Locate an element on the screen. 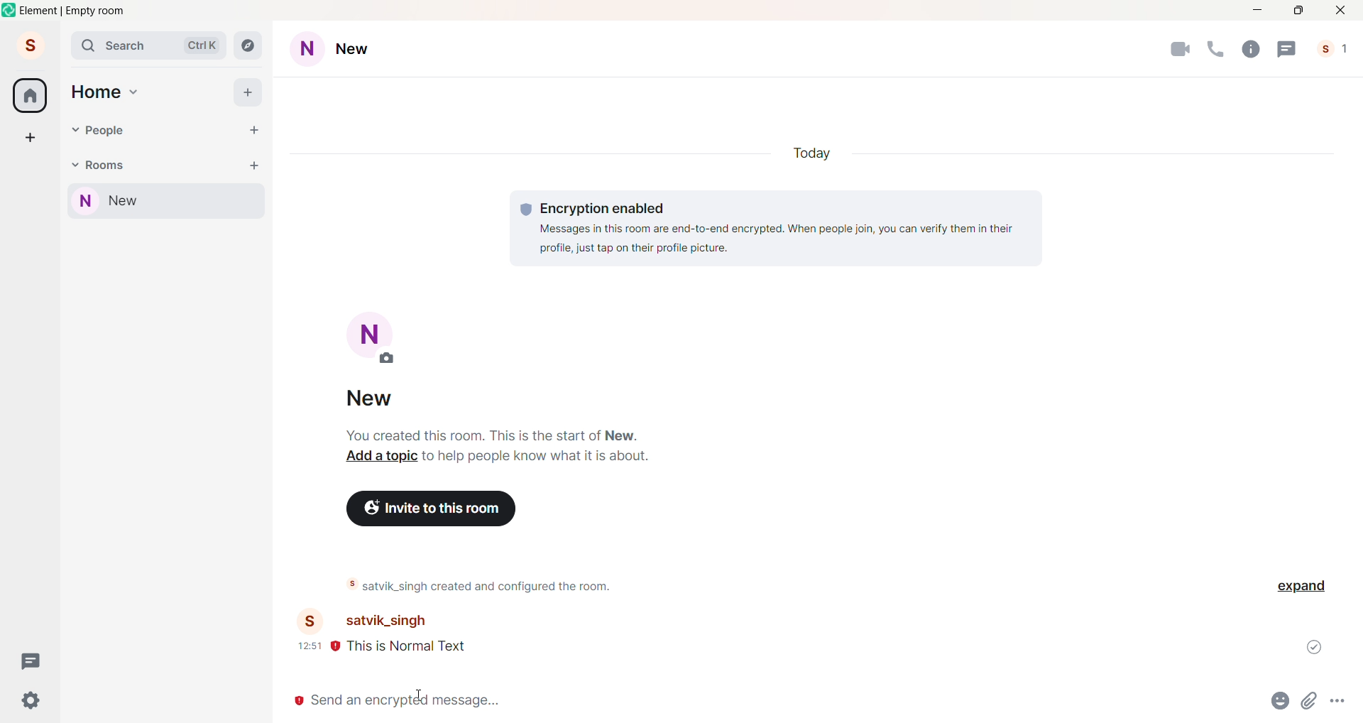  Room Info is located at coordinates (1249, 48).